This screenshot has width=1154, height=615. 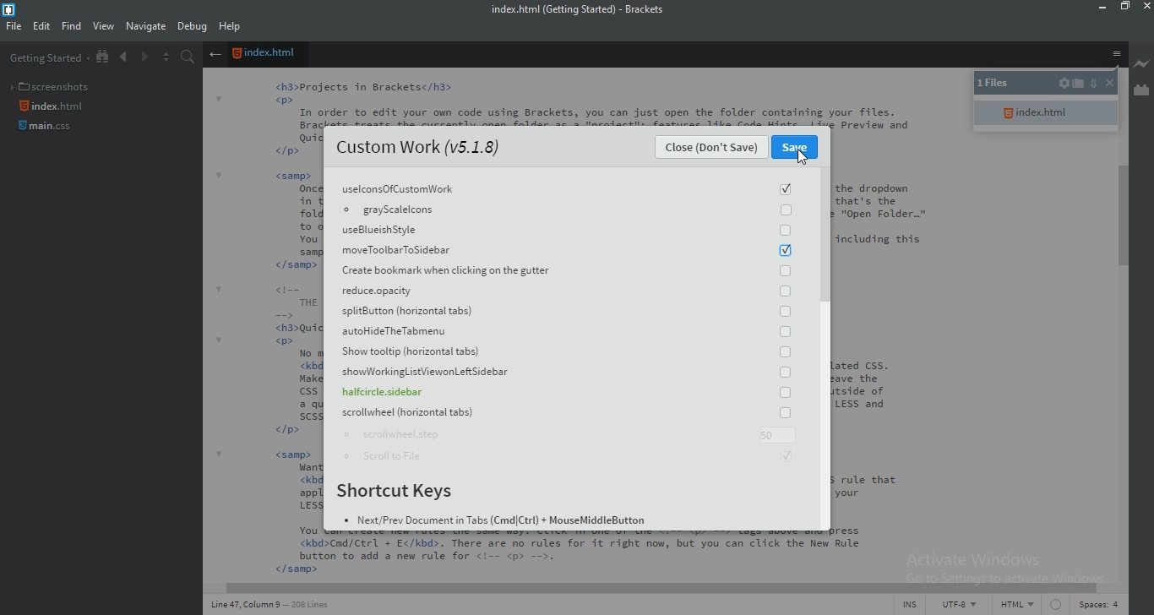 What do you see at coordinates (1081, 86) in the screenshot?
I see `open folder` at bounding box center [1081, 86].